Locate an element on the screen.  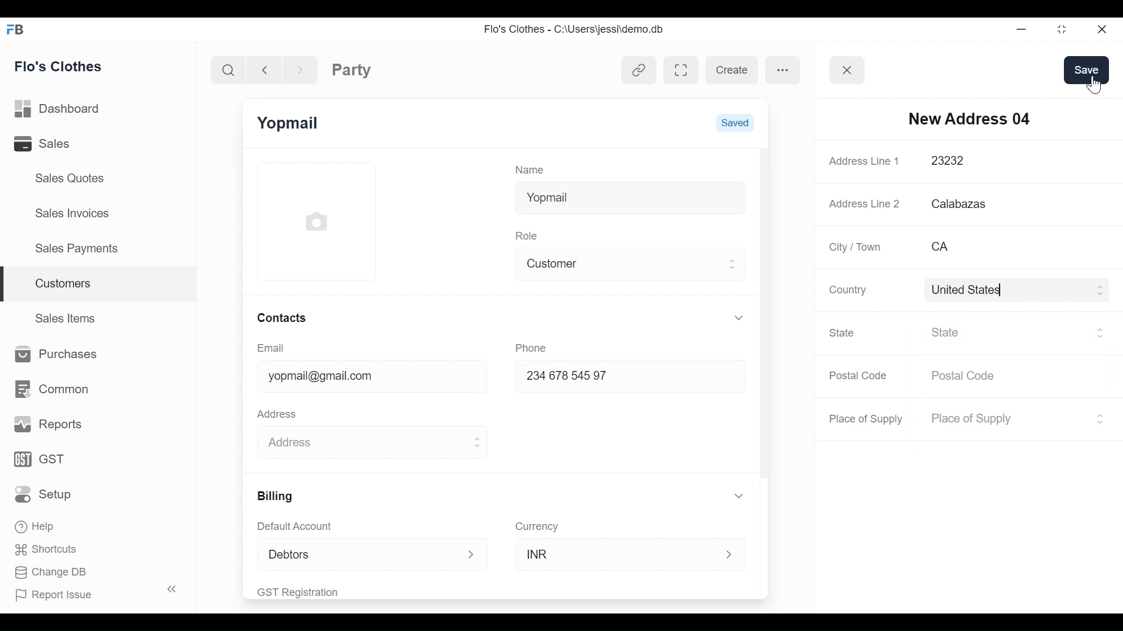
View linked entries is located at coordinates (639, 72).